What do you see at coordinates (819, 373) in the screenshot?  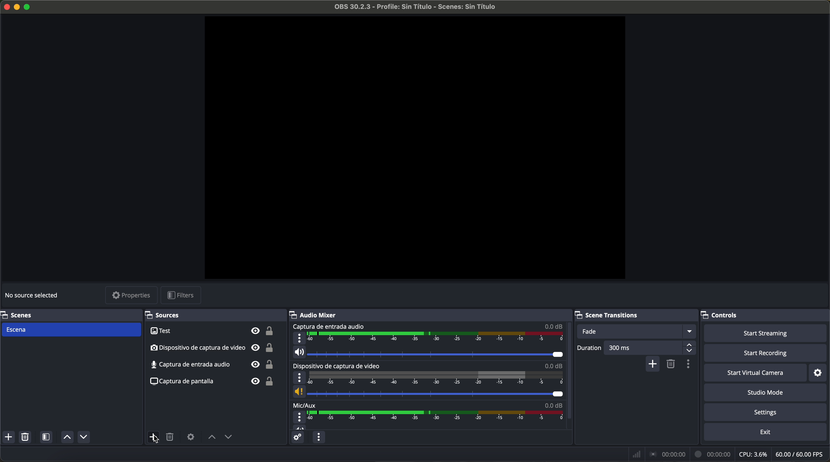 I see `settings` at bounding box center [819, 373].